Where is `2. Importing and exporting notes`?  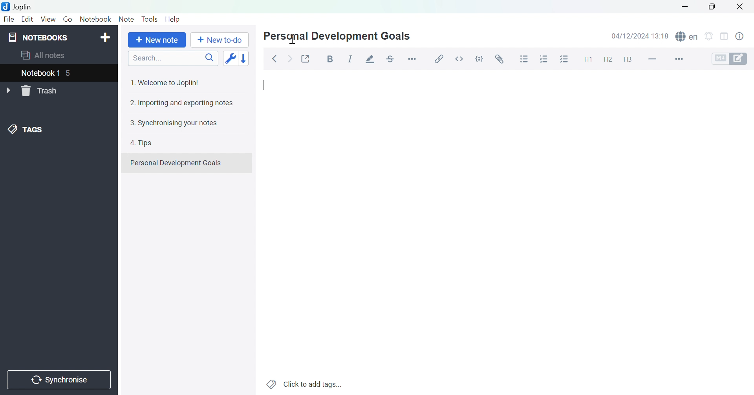 2. Importing and exporting notes is located at coordinates (181, 103).